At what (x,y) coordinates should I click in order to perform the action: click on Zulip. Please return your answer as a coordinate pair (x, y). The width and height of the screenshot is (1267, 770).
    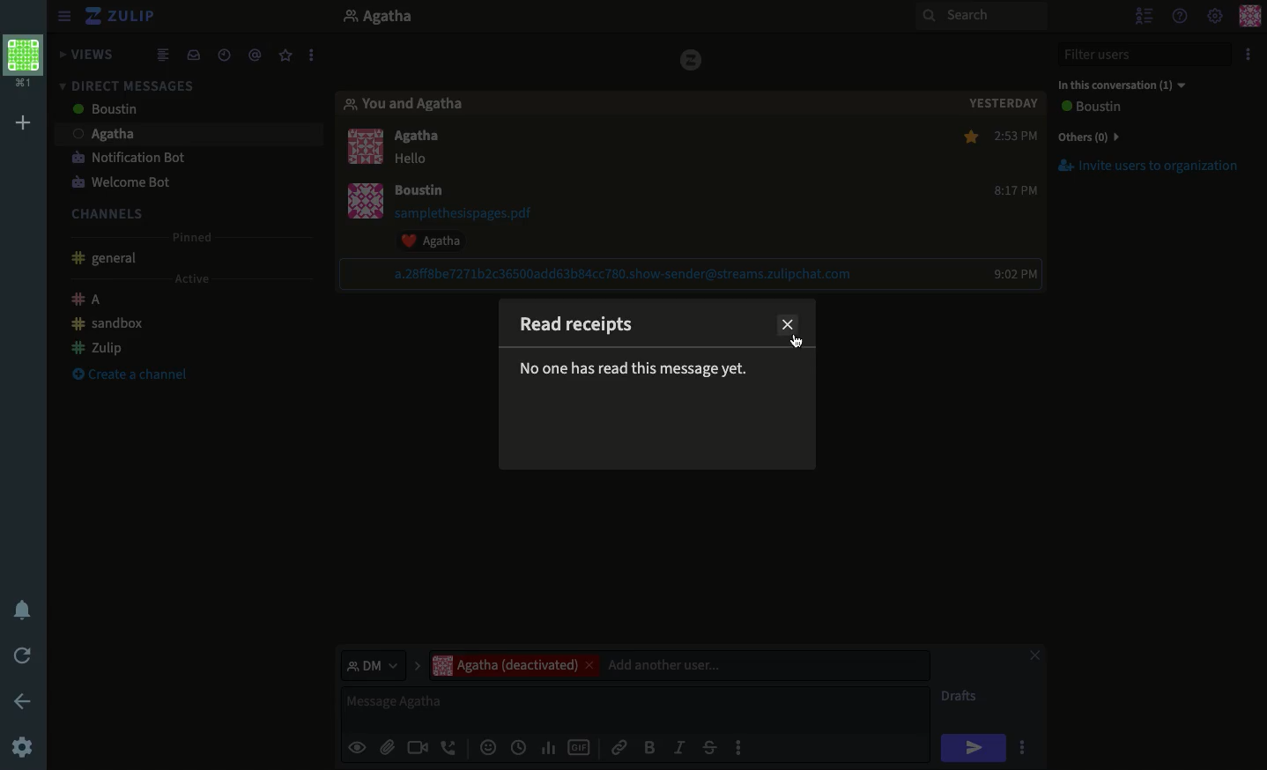
    Looking at the image, I should click on (98, 345).